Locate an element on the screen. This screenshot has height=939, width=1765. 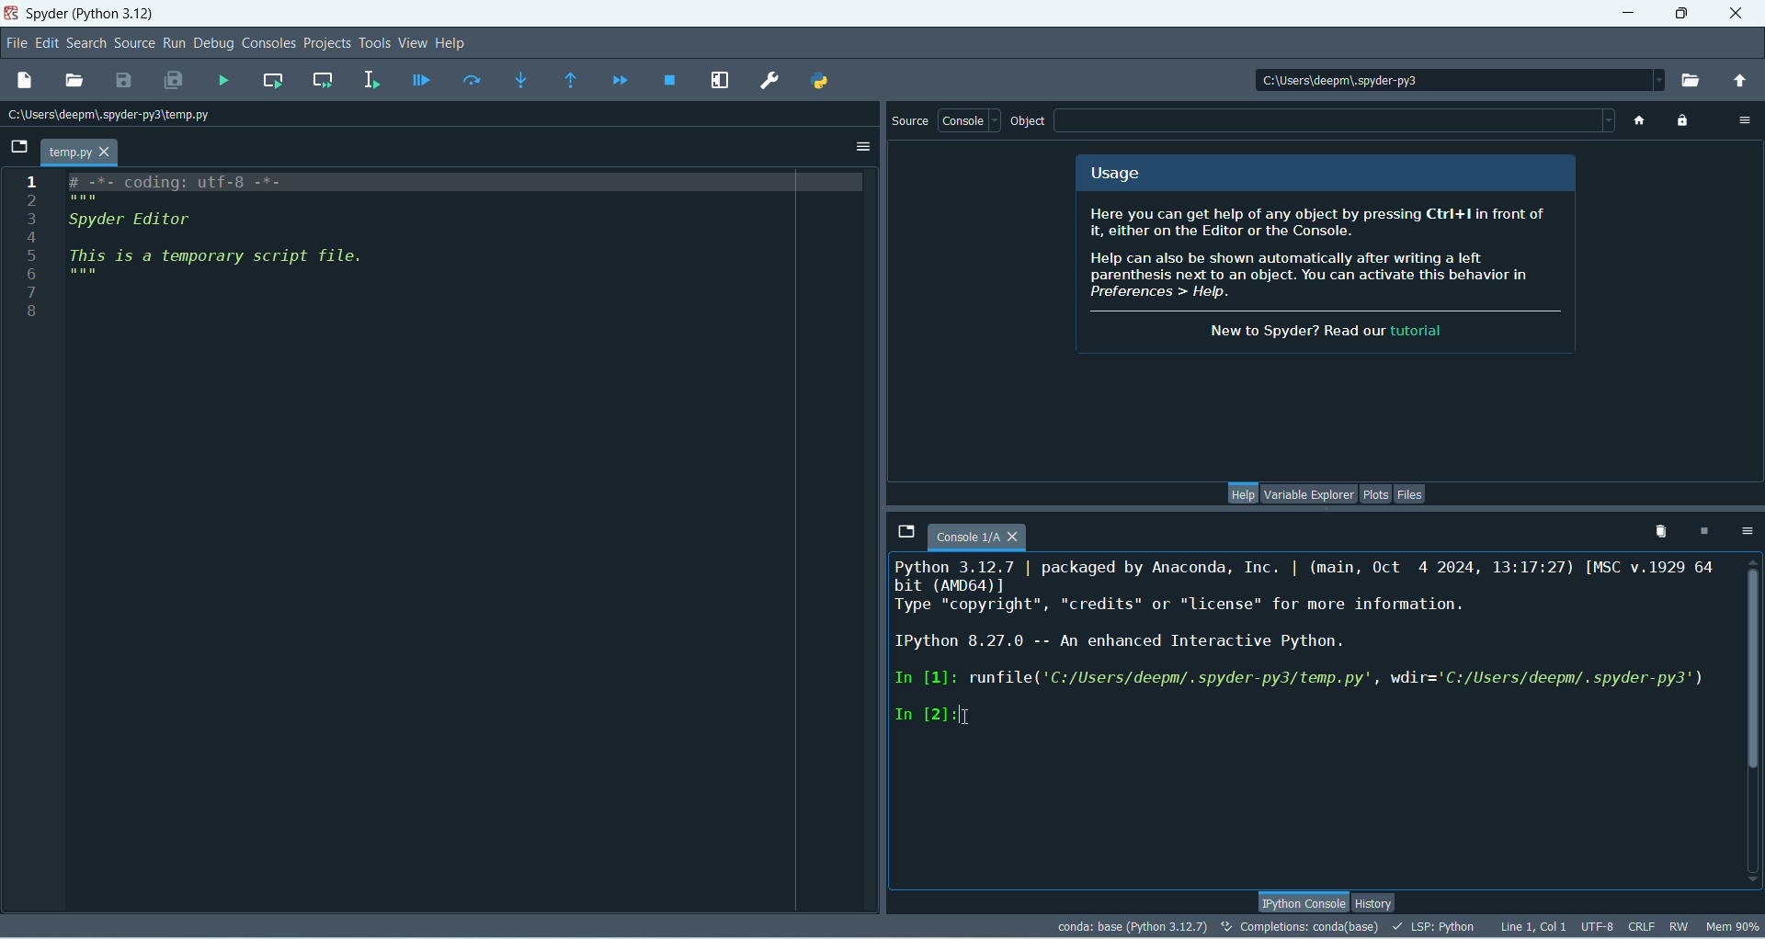
projects is located at coordinates (325, 45).